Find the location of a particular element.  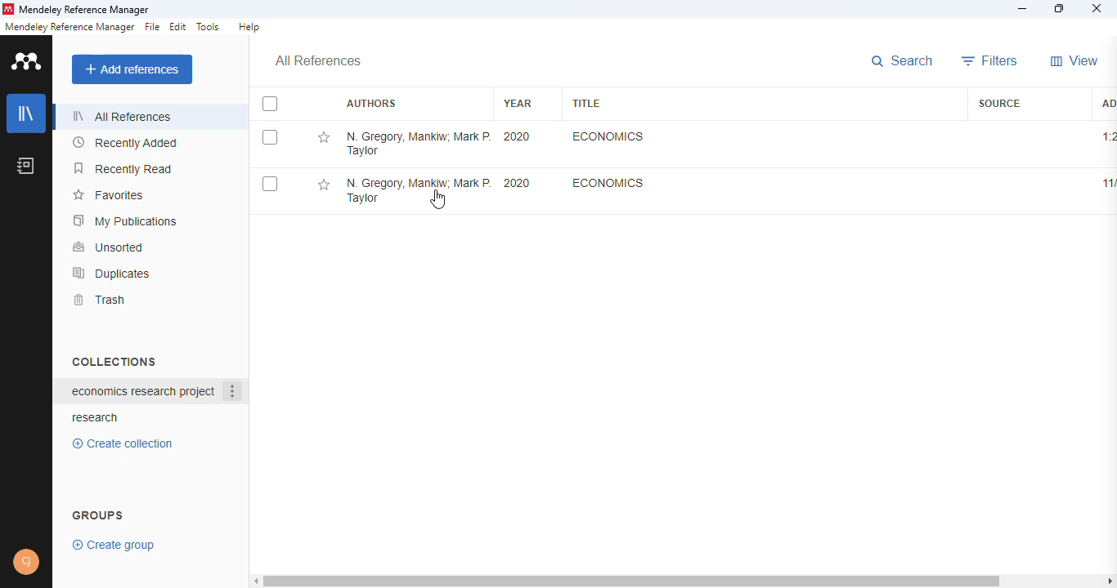

add this reference to favorites is located at coordinates (323, 185).